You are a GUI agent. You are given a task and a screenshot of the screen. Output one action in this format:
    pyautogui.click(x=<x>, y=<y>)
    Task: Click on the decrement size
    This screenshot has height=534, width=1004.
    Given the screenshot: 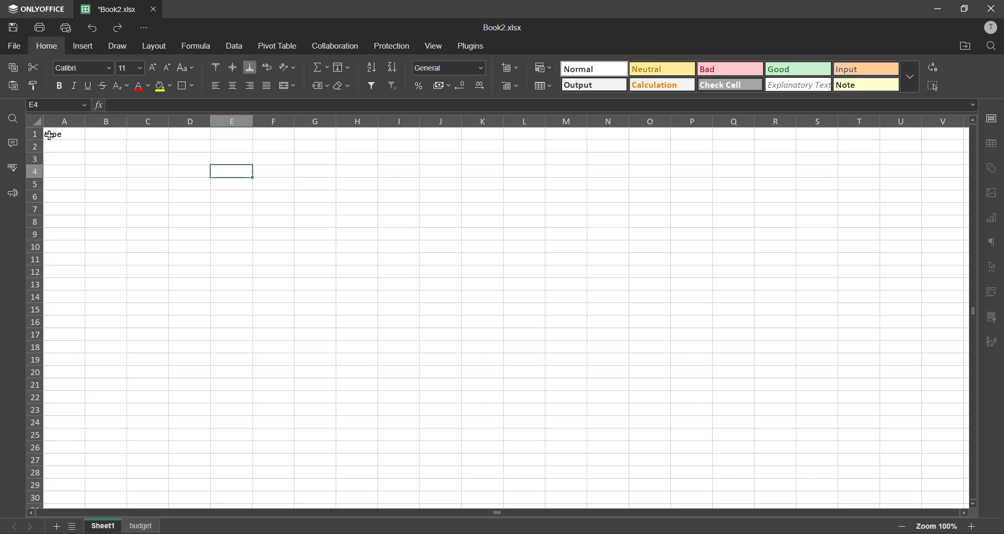 What is the action you would take?
    pyautogui.click(x=169, y=67)
    